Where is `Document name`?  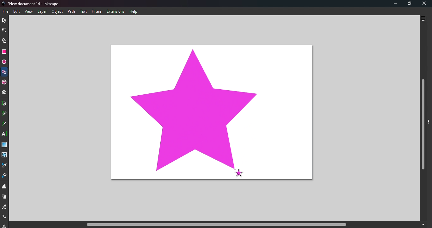
Document name is located at coordinates (33, 3).